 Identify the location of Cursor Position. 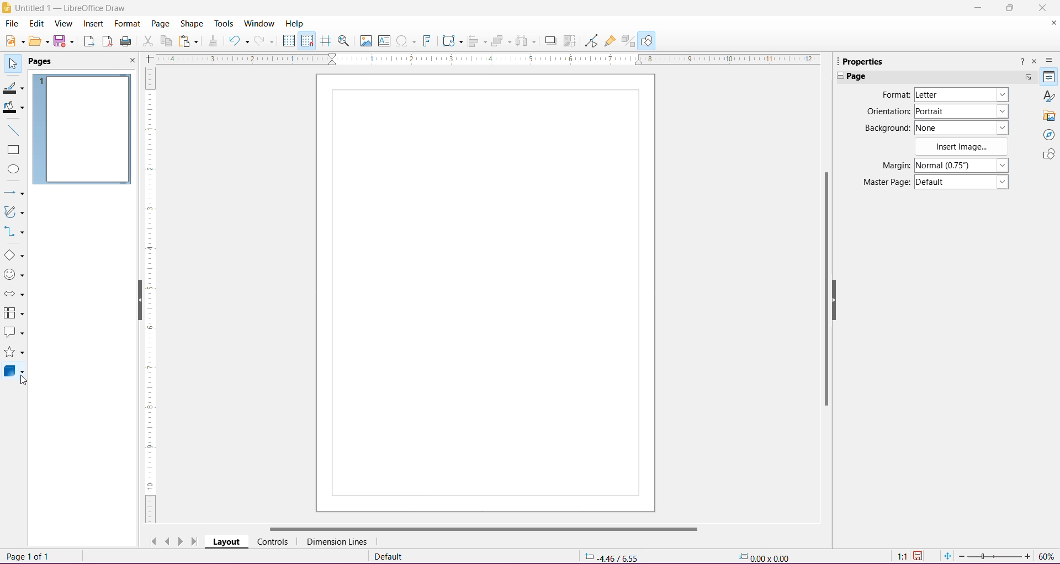
(613, 557).